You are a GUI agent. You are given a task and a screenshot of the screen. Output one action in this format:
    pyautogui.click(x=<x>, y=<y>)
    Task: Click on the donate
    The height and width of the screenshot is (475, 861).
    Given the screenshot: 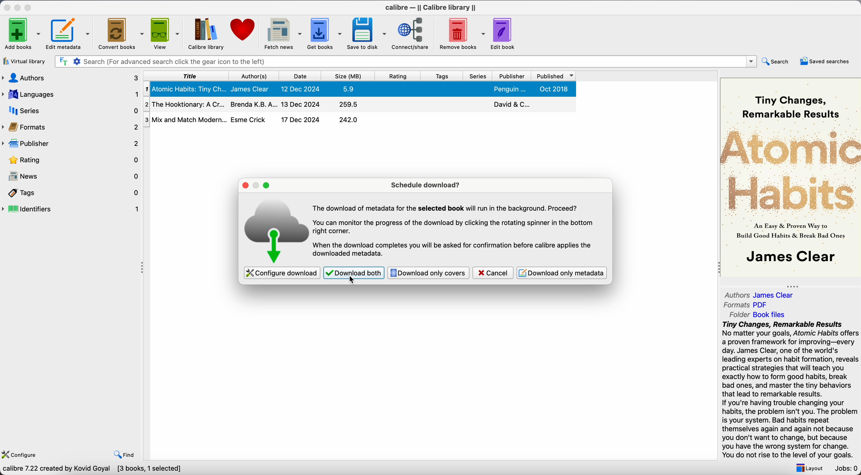 What is the action you would take?
    pyautogui.click(x=244, y=30)
    